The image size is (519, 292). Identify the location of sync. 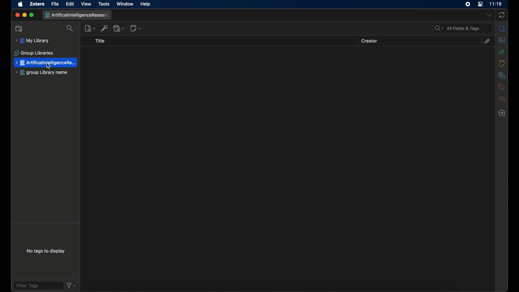
(502, 15).